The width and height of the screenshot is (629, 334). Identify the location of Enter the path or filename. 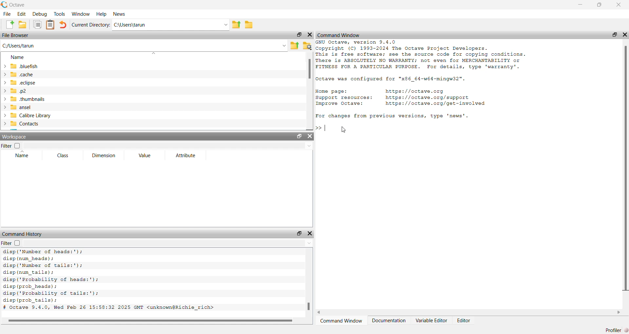
(284, 46).